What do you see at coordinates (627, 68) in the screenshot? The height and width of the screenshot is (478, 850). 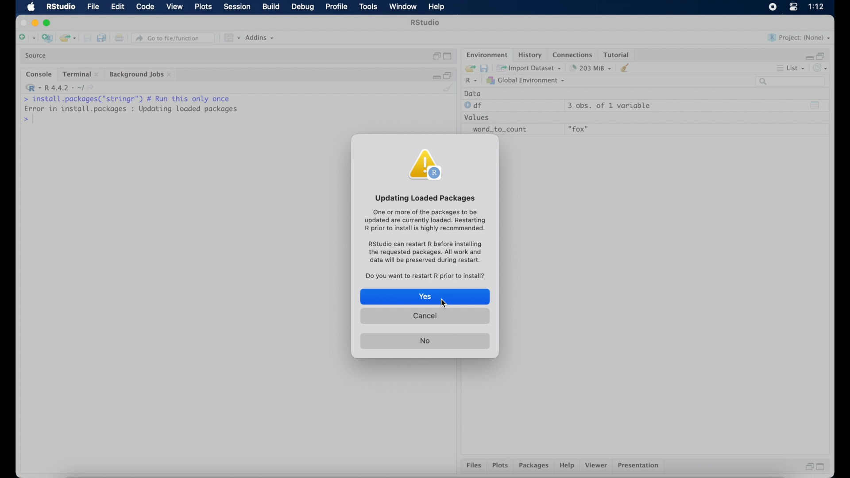 I see `clear console` at bounding box center [627, 68].